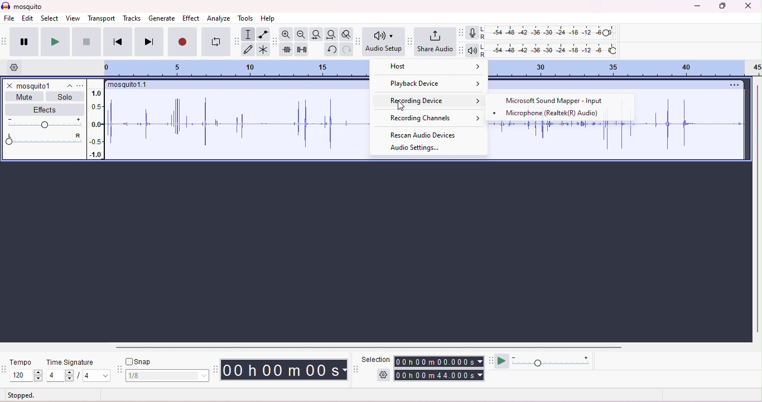 The image size is (762, 402). What do you see at coordinates (747, 6) in the screenshot?
I see `close` at bounding box center [747, 6].